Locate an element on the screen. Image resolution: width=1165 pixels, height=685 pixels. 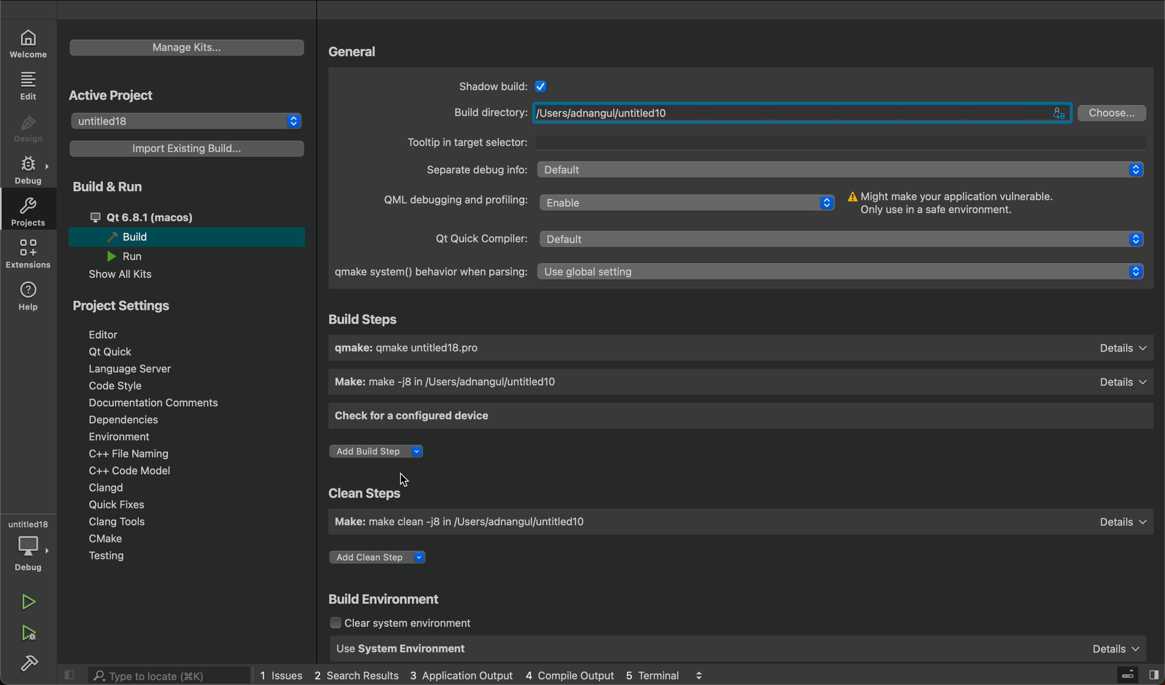
Make: make -j8 in /Users/adnangul/untitled10 is located at coordinates (451, 382).